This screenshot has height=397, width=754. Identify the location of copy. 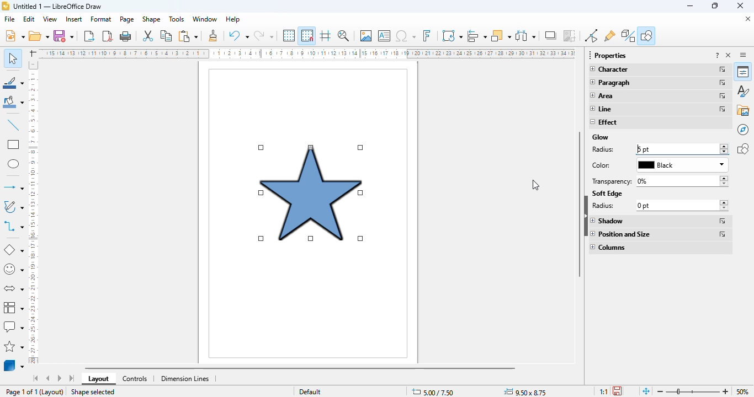
(167, 36).